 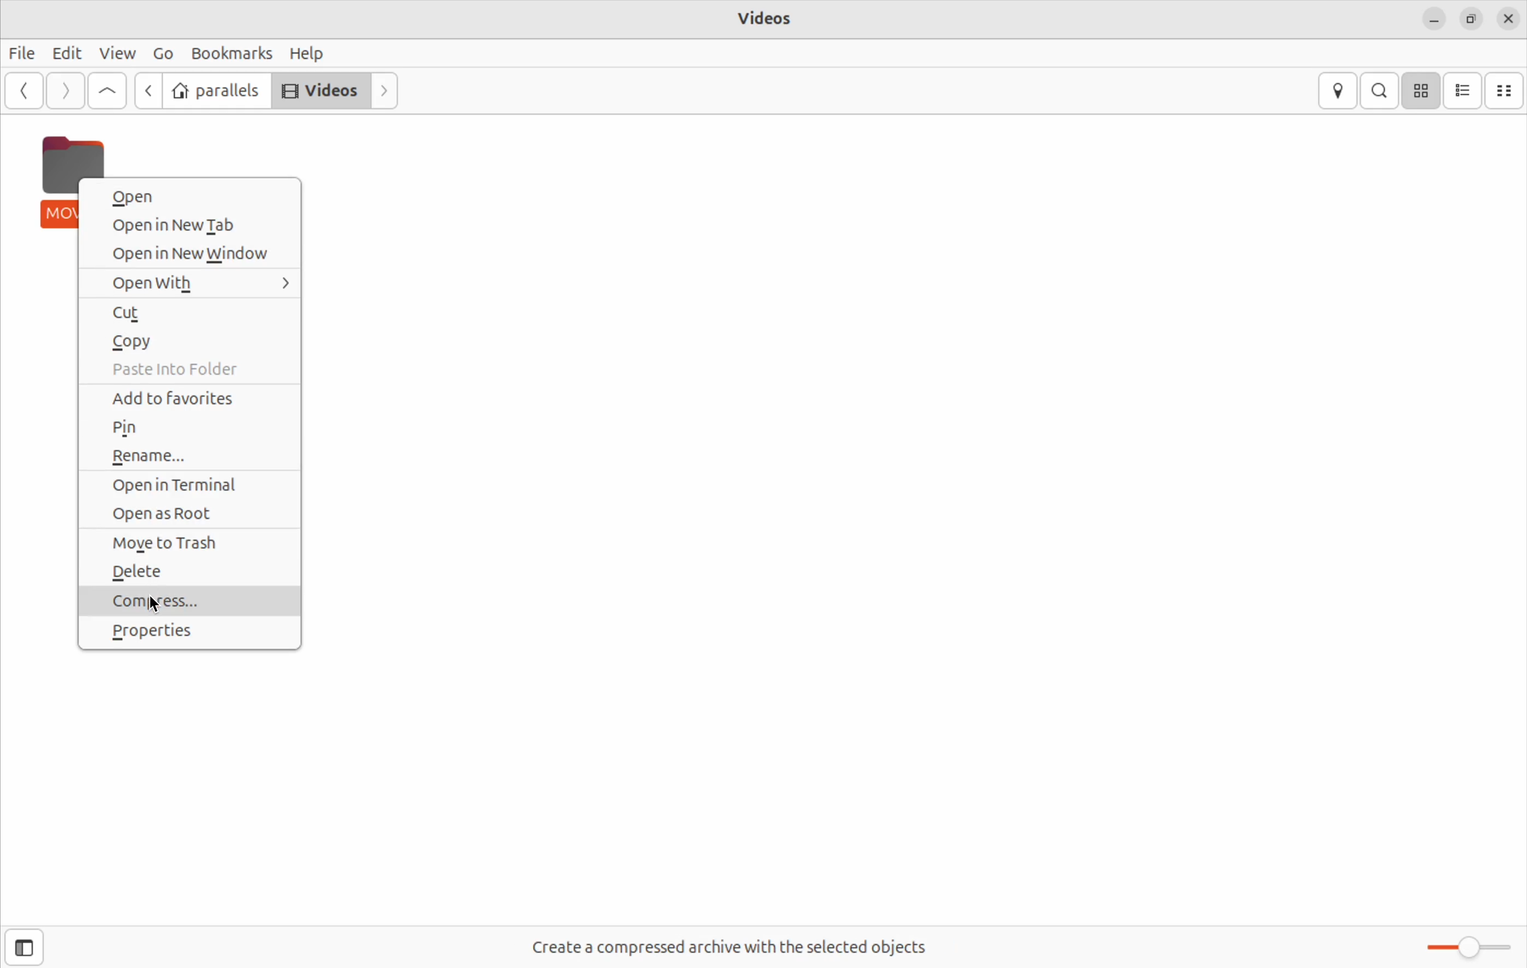 I want to click on close, so click(x=1508, y=18).